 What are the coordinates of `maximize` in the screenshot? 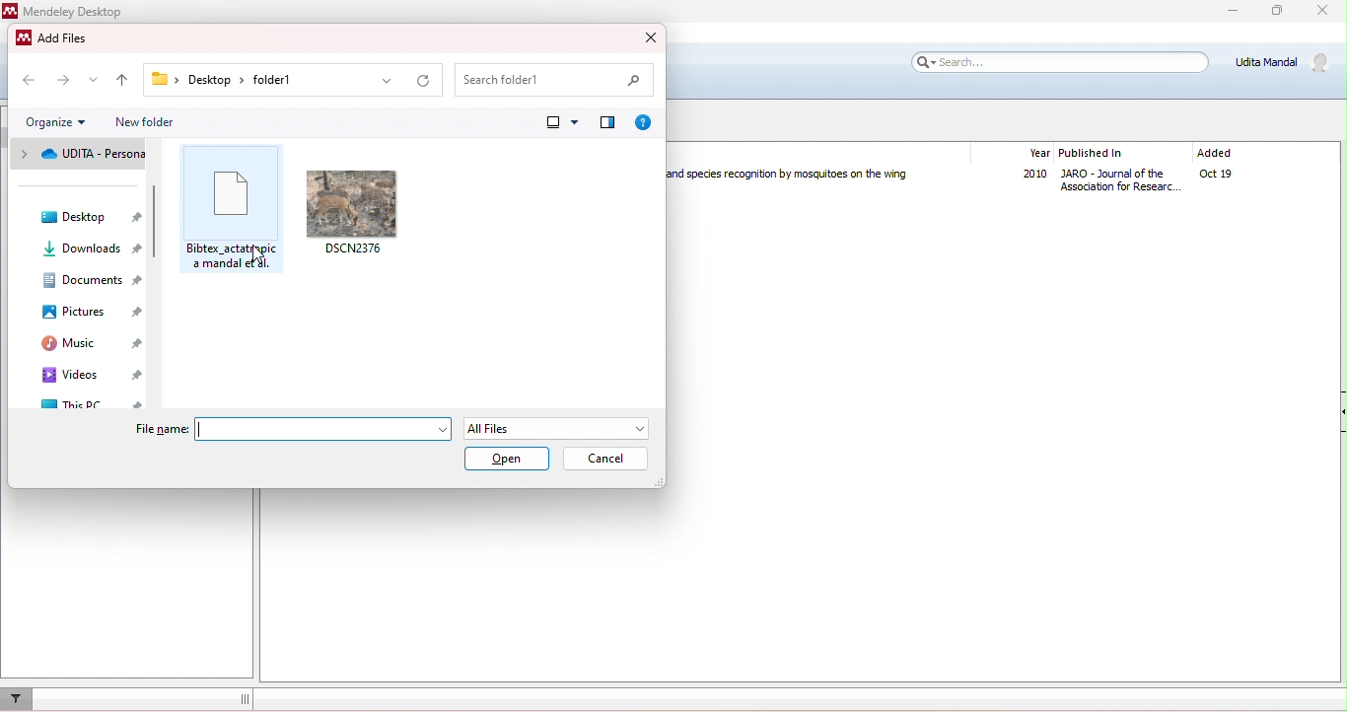 It's located at (1277, 12).